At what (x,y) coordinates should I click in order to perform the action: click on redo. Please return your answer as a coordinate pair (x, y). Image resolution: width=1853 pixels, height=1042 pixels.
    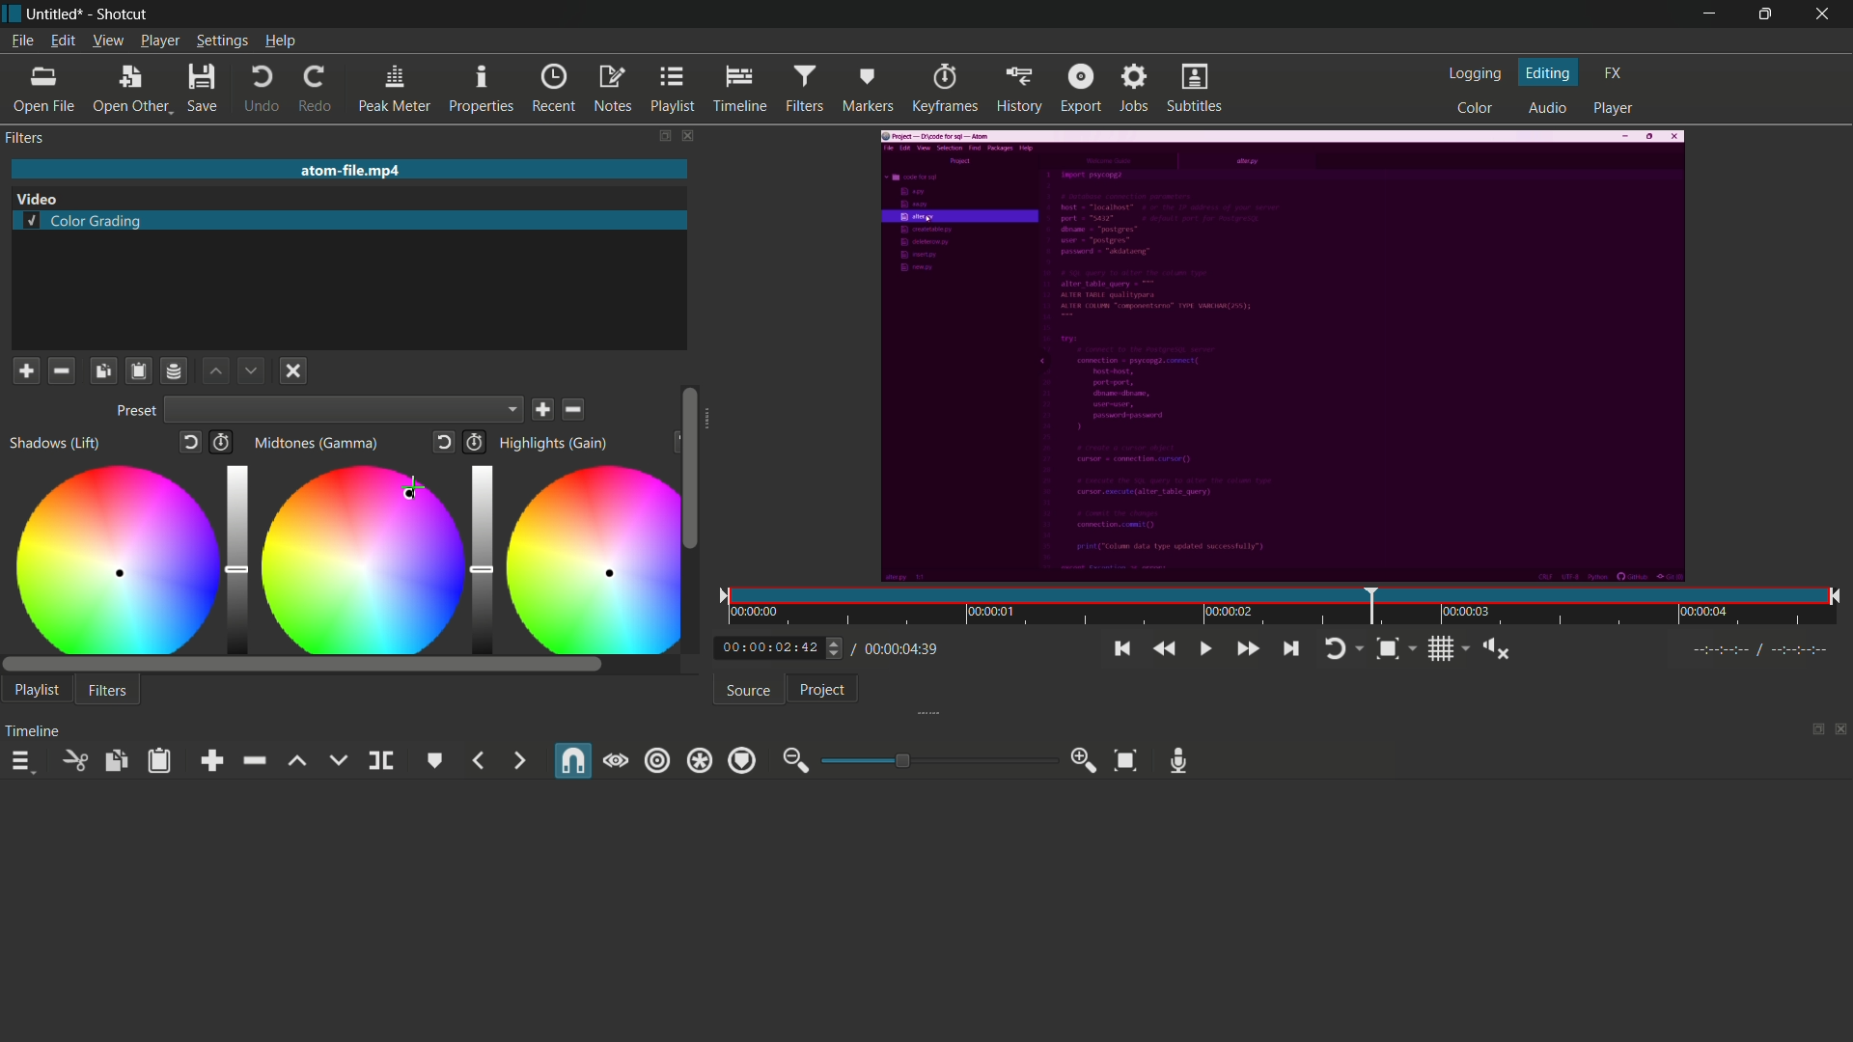
    Looking at the image, I should click on (317, 90).